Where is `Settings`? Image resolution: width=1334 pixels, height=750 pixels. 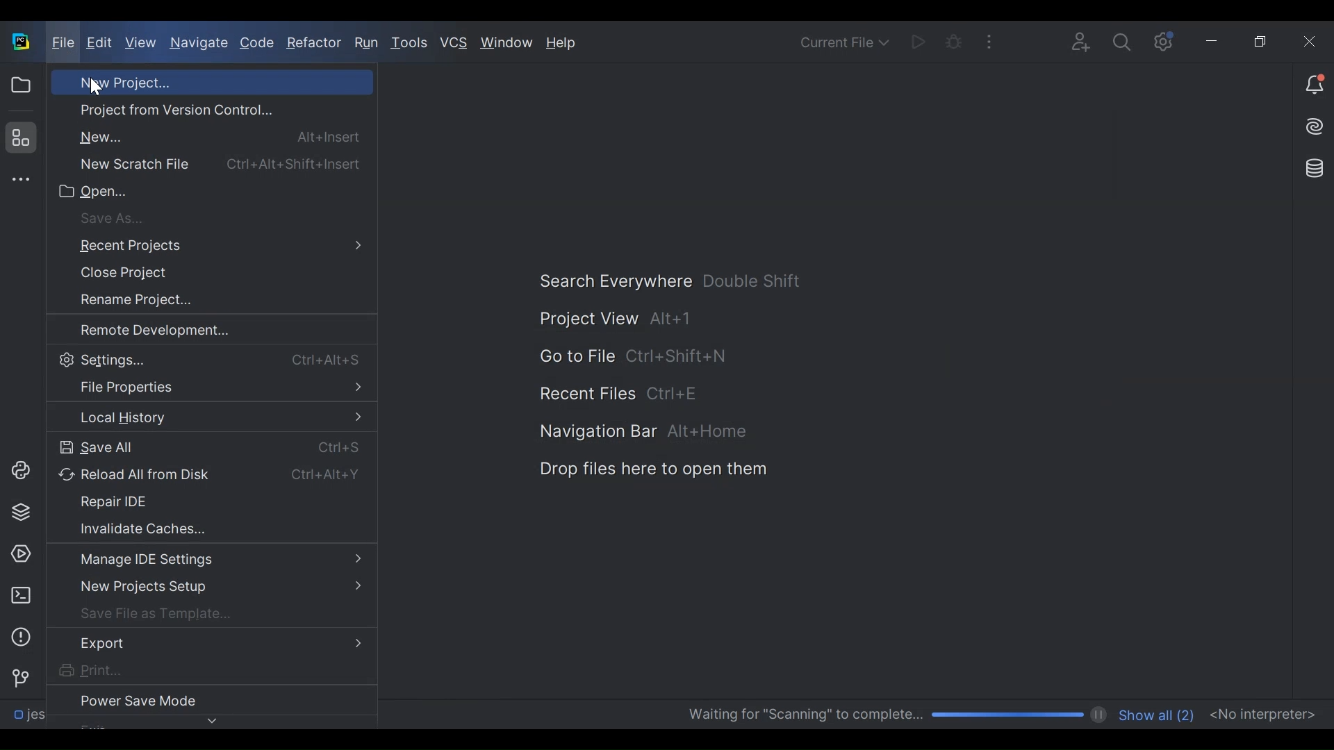
Settings is located at coordinates (1164, 43).